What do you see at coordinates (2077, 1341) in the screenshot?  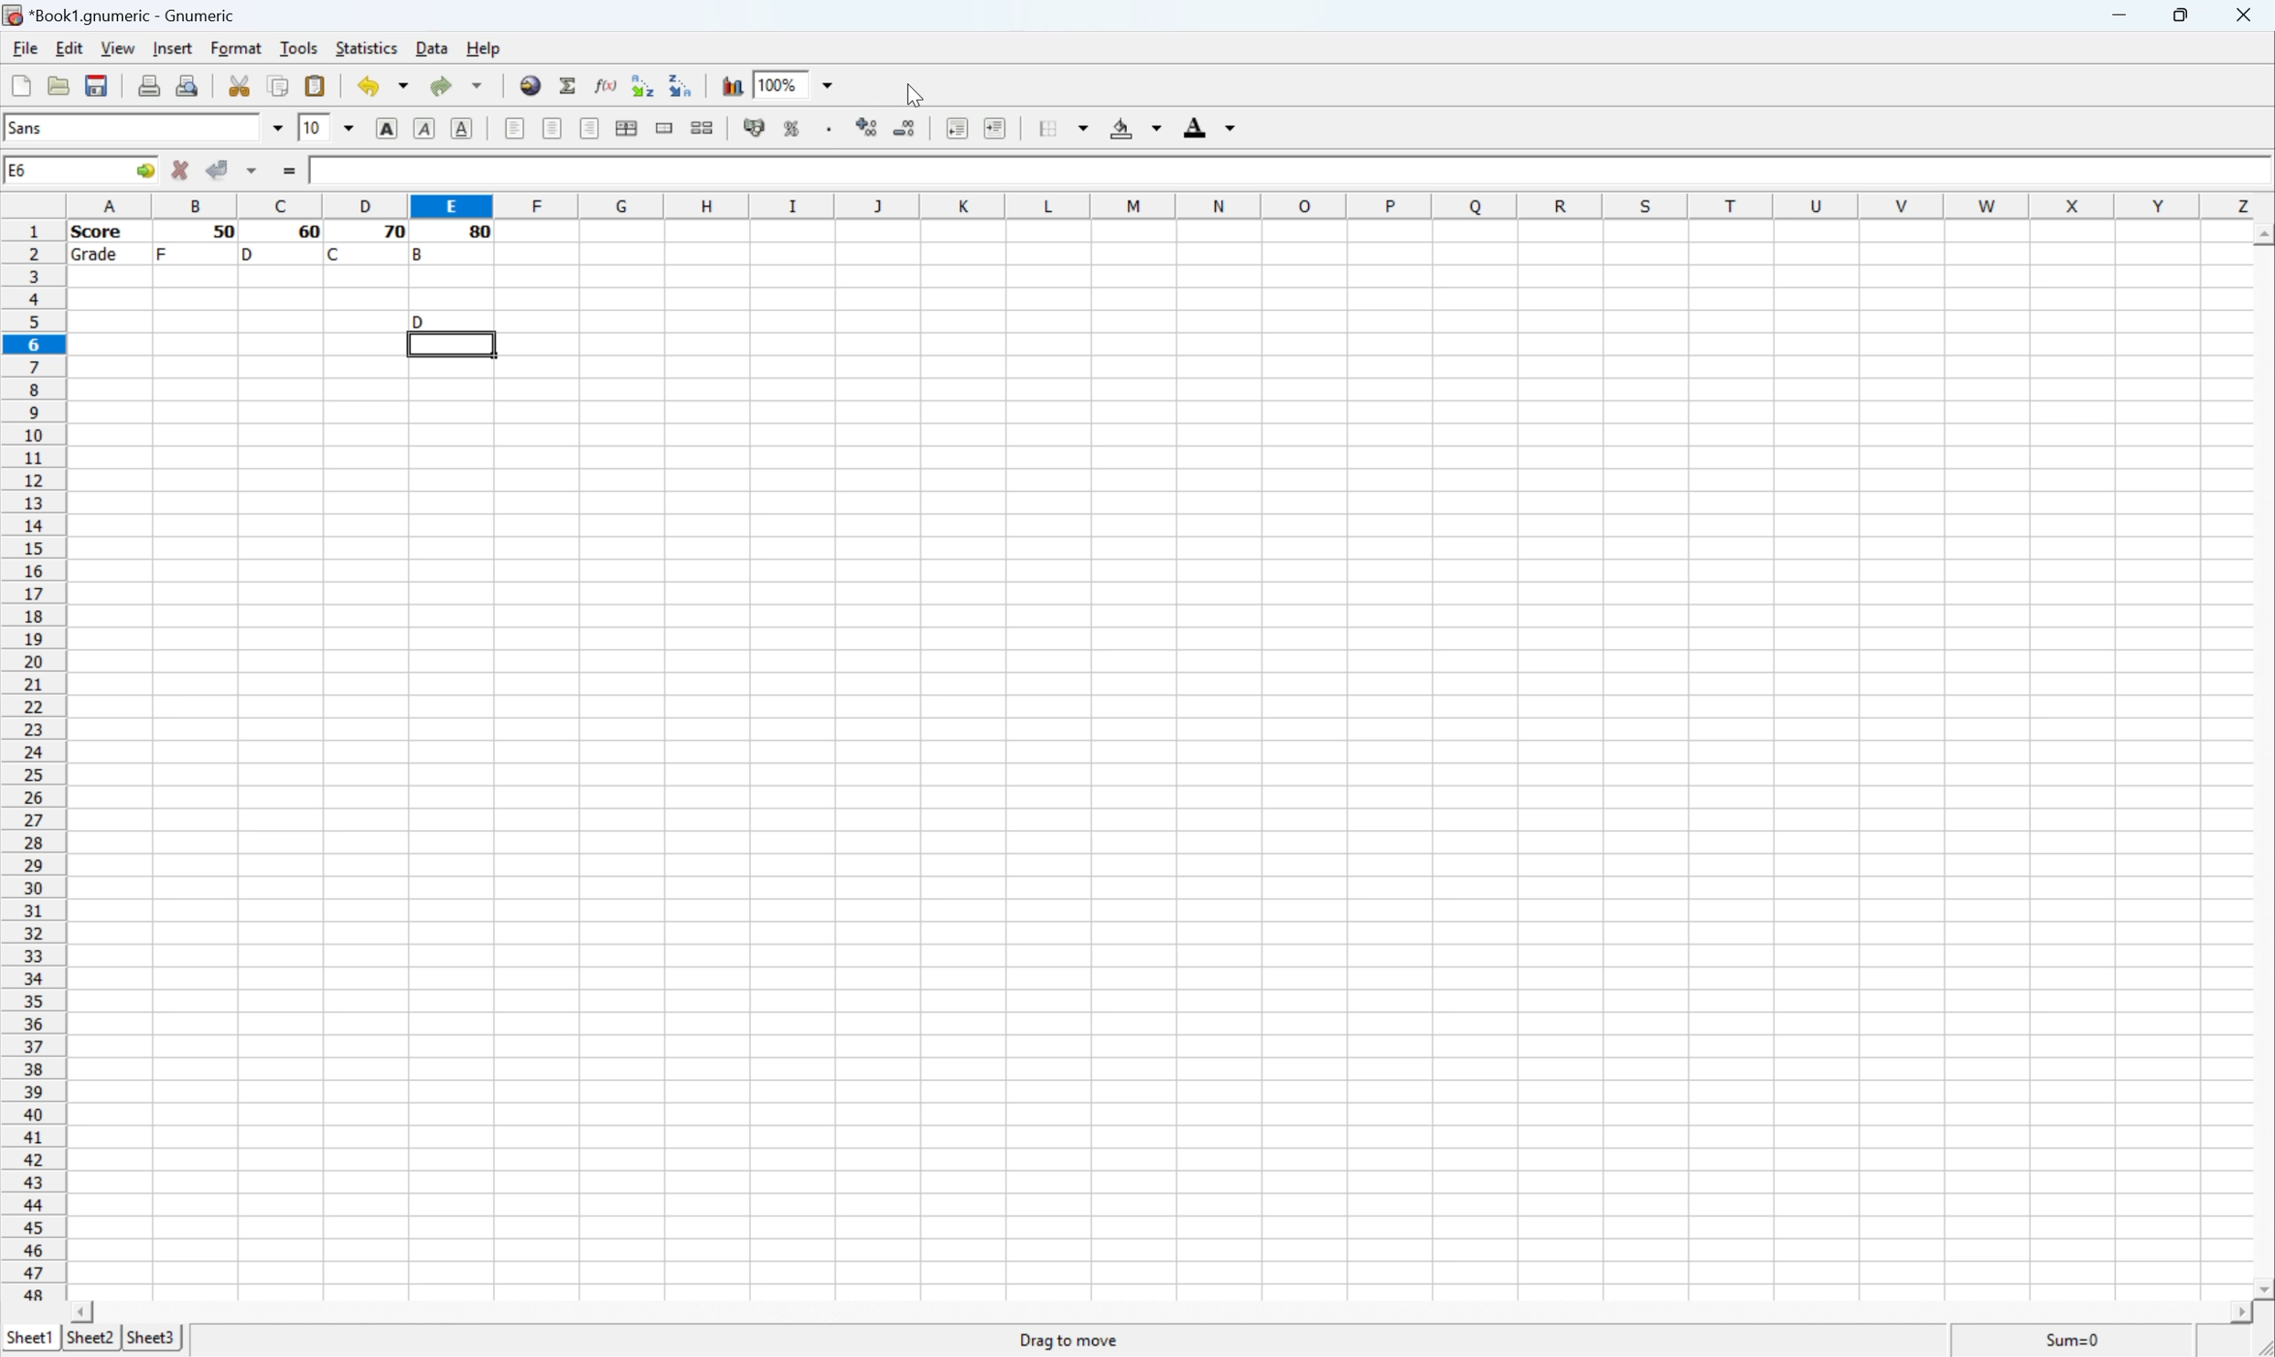 I see `Sum=0` at bounding box center [2077, 1341].